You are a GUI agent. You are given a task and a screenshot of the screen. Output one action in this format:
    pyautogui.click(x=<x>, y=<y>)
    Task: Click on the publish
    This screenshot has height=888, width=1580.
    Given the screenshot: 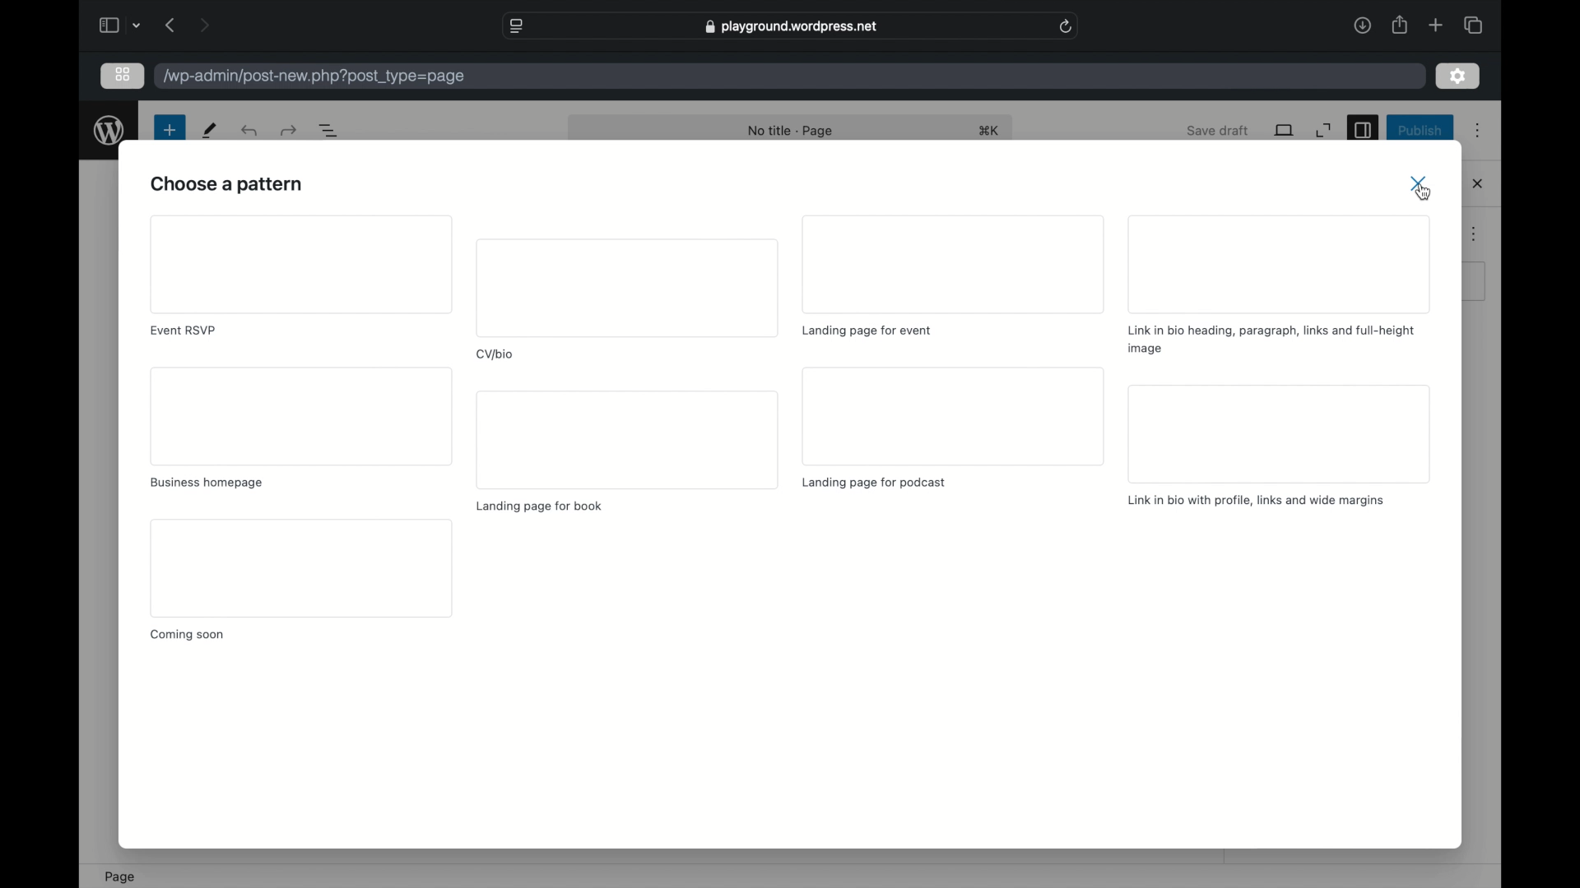 What is the action you would take?
    pyautogui.click(x=1420, y=131)
    